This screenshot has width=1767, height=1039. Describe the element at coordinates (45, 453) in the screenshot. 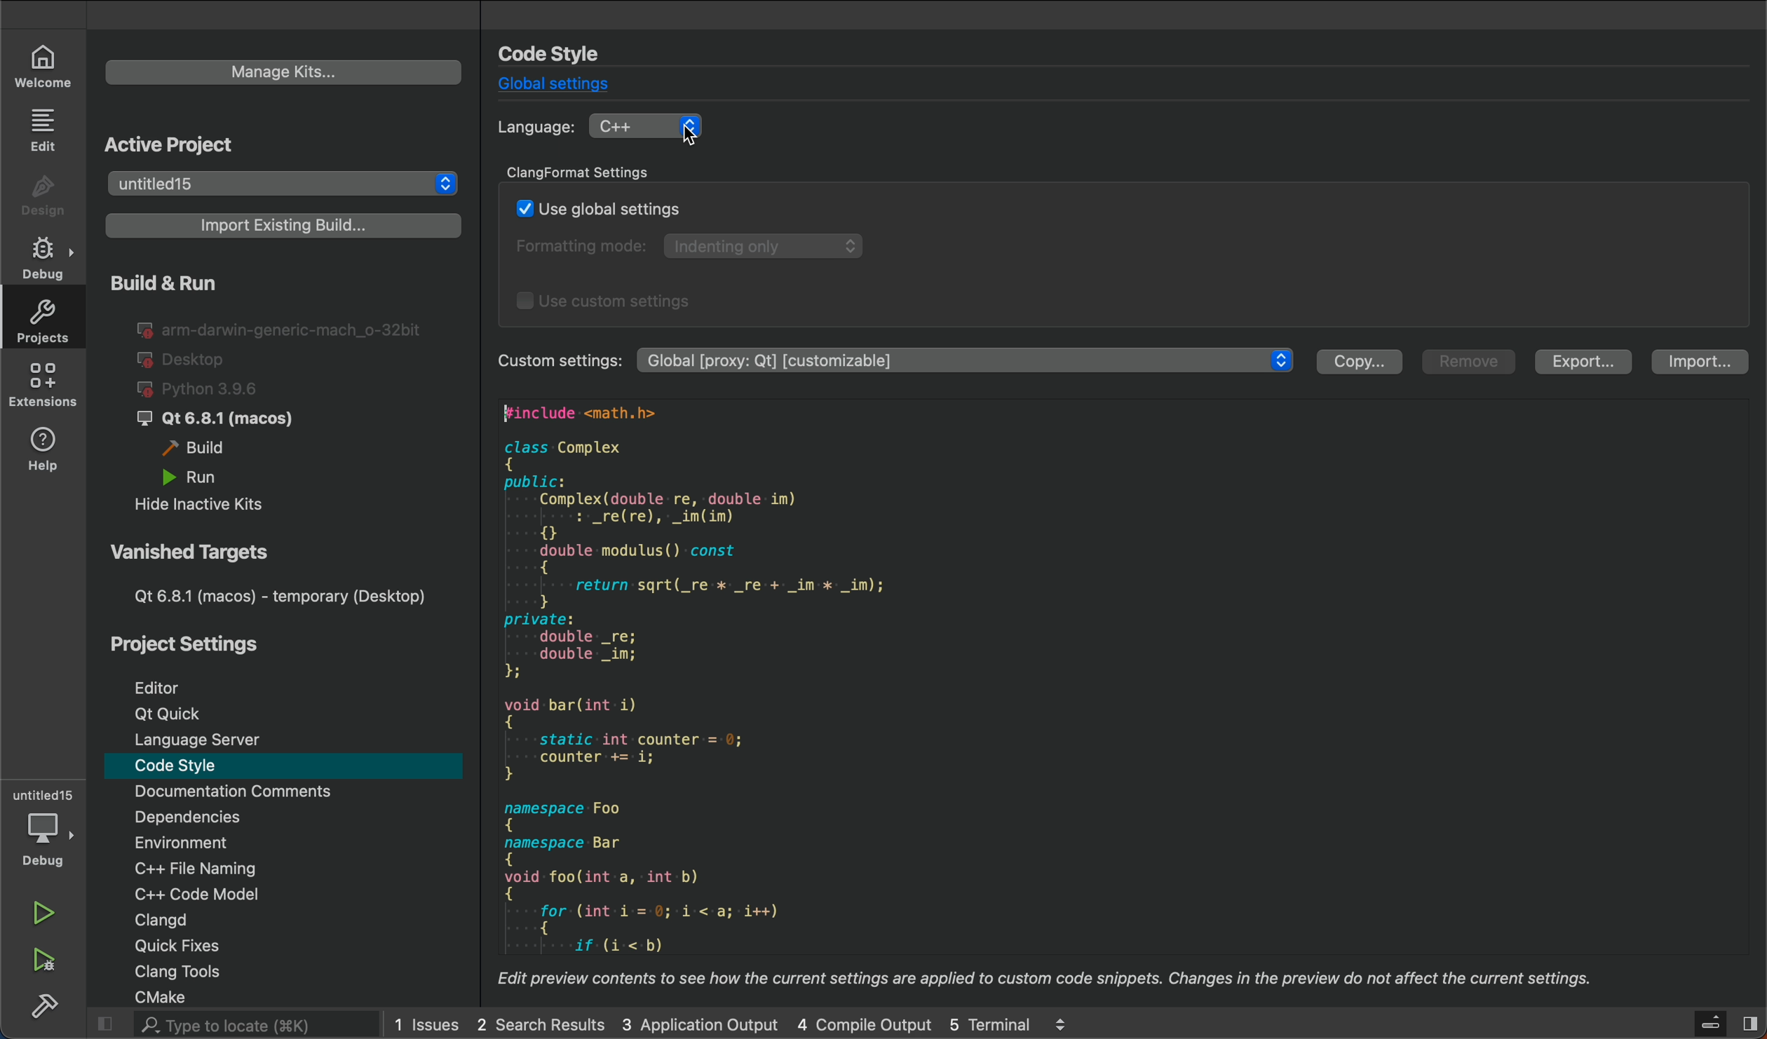

I see `help` at that location.